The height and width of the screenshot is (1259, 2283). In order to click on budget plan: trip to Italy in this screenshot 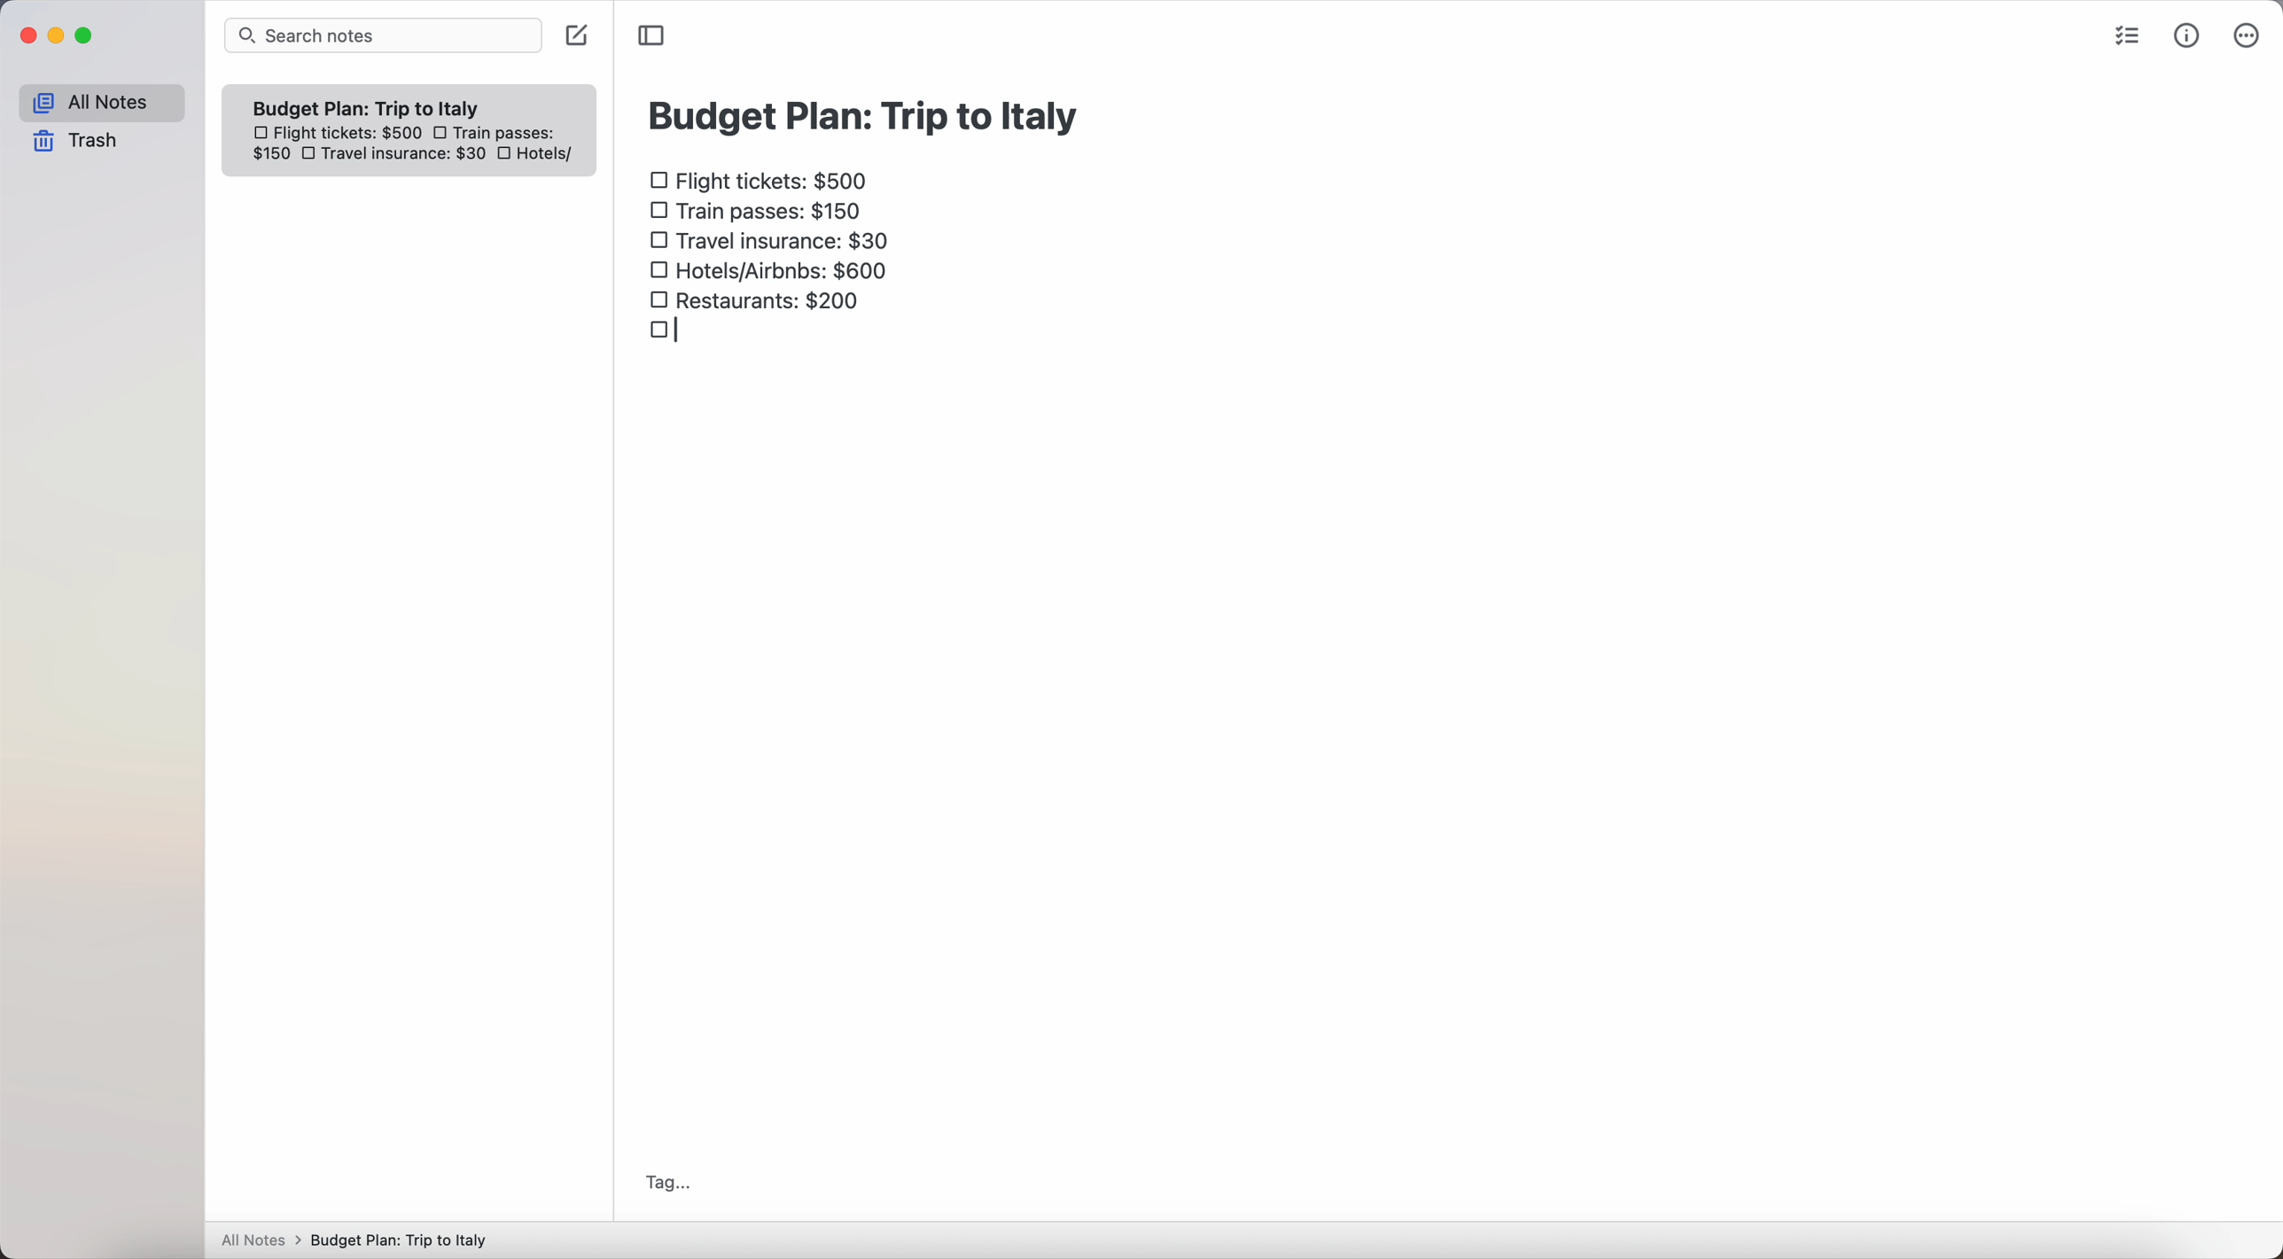, I will do `click(868, 113)`.